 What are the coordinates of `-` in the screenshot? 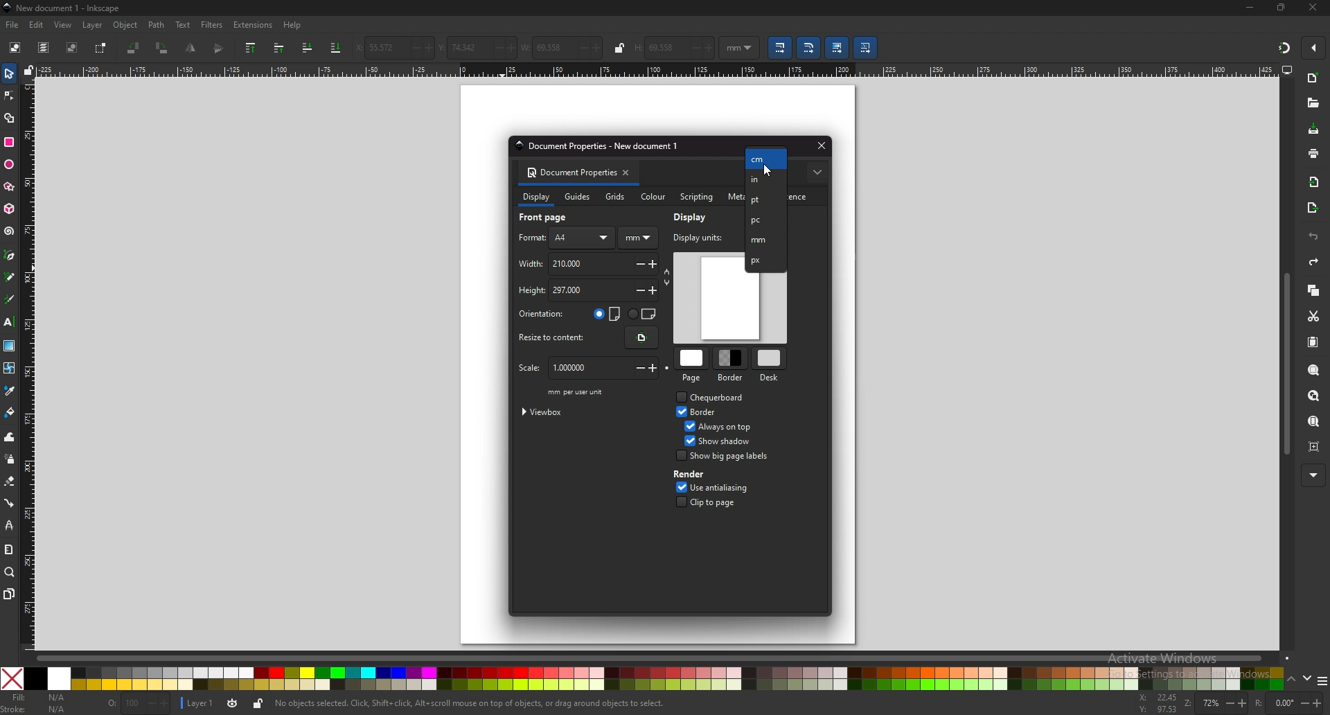 It's located at (580, 48).